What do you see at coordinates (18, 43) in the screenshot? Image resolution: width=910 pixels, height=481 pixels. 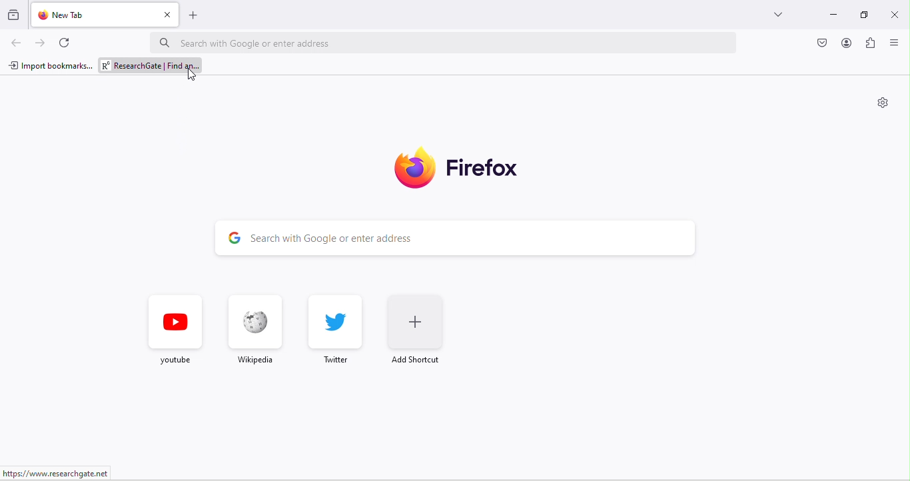 I see `back` at bounding box center [18, 43].